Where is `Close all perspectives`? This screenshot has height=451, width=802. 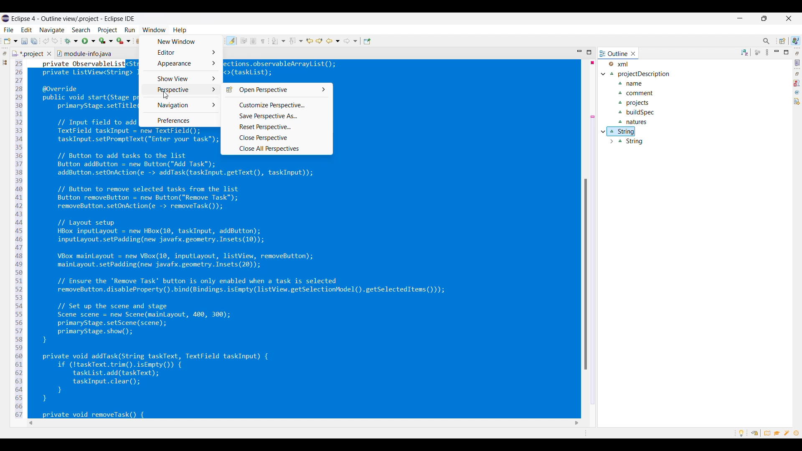
Close all perspectives is located at coordinates (276, 149).